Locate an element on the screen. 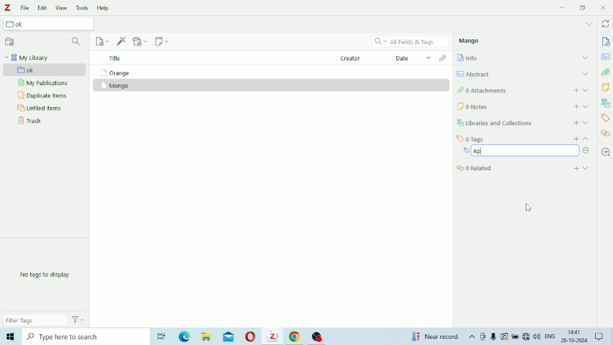  New Item is located at coordinates (103, 41).